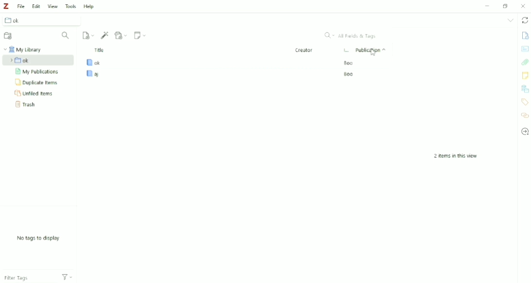 The width and height of the screenshot is (531, 283). Describe the element at coordinates (488, 6) in the screenshot. I see `Minimize` at that location.